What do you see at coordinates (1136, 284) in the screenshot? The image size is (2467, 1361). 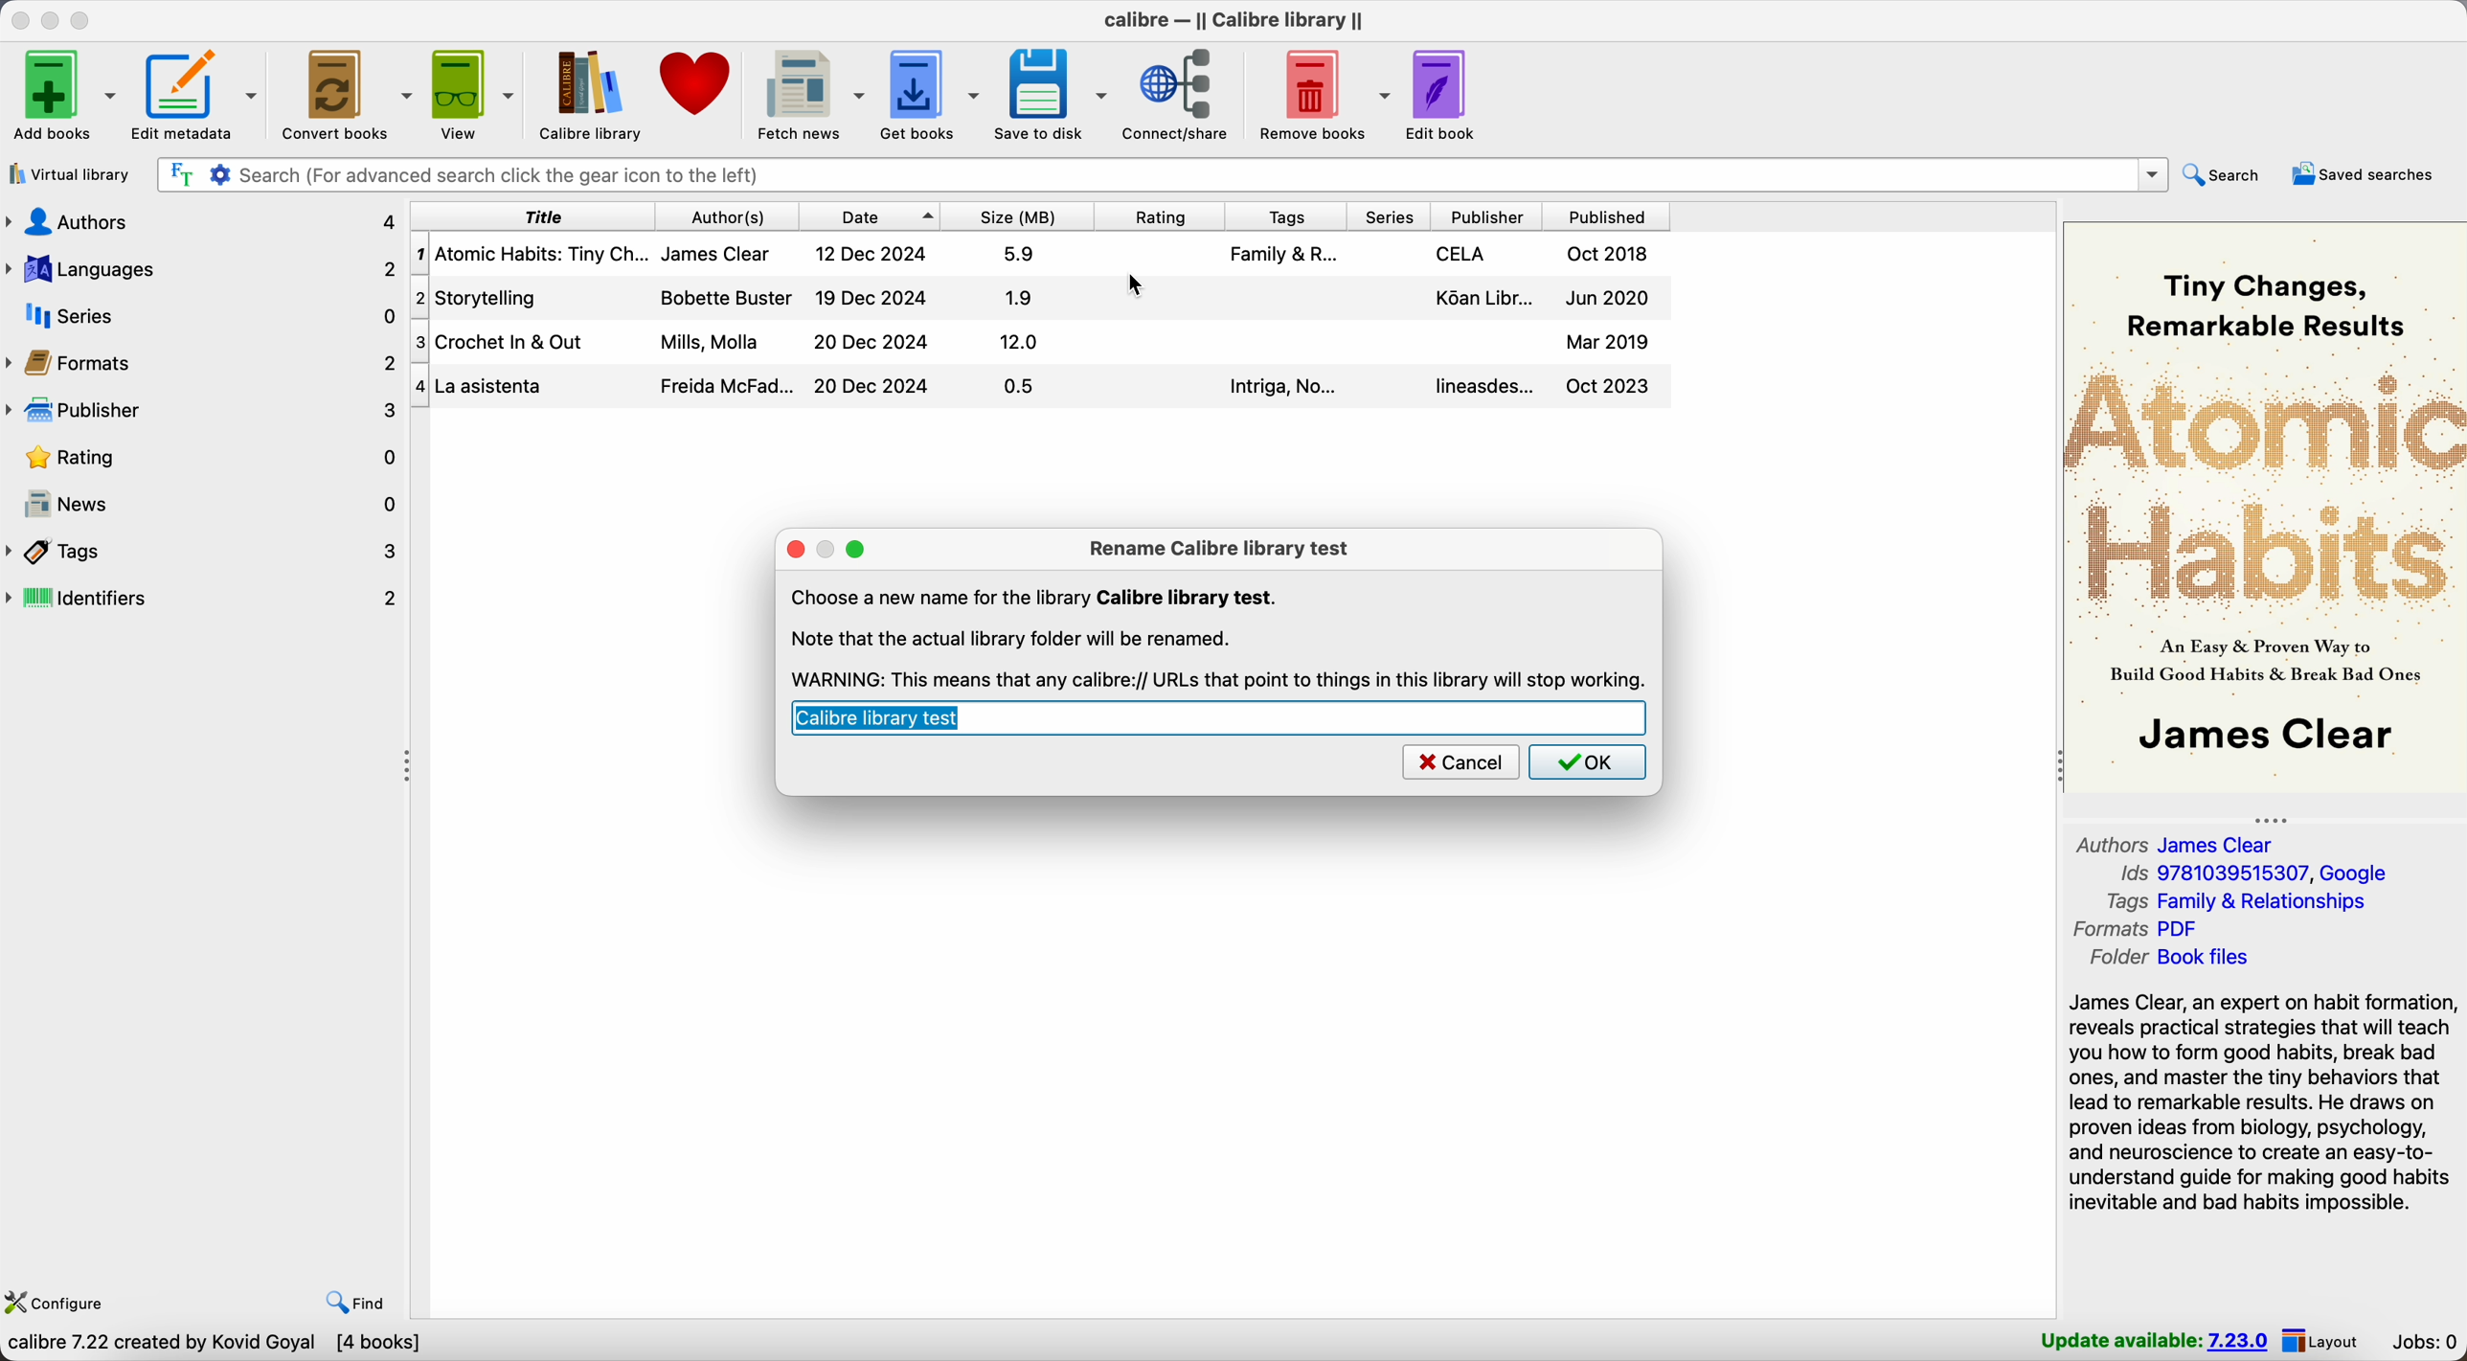 I see `cursor` at bounding box center [1136, 284].